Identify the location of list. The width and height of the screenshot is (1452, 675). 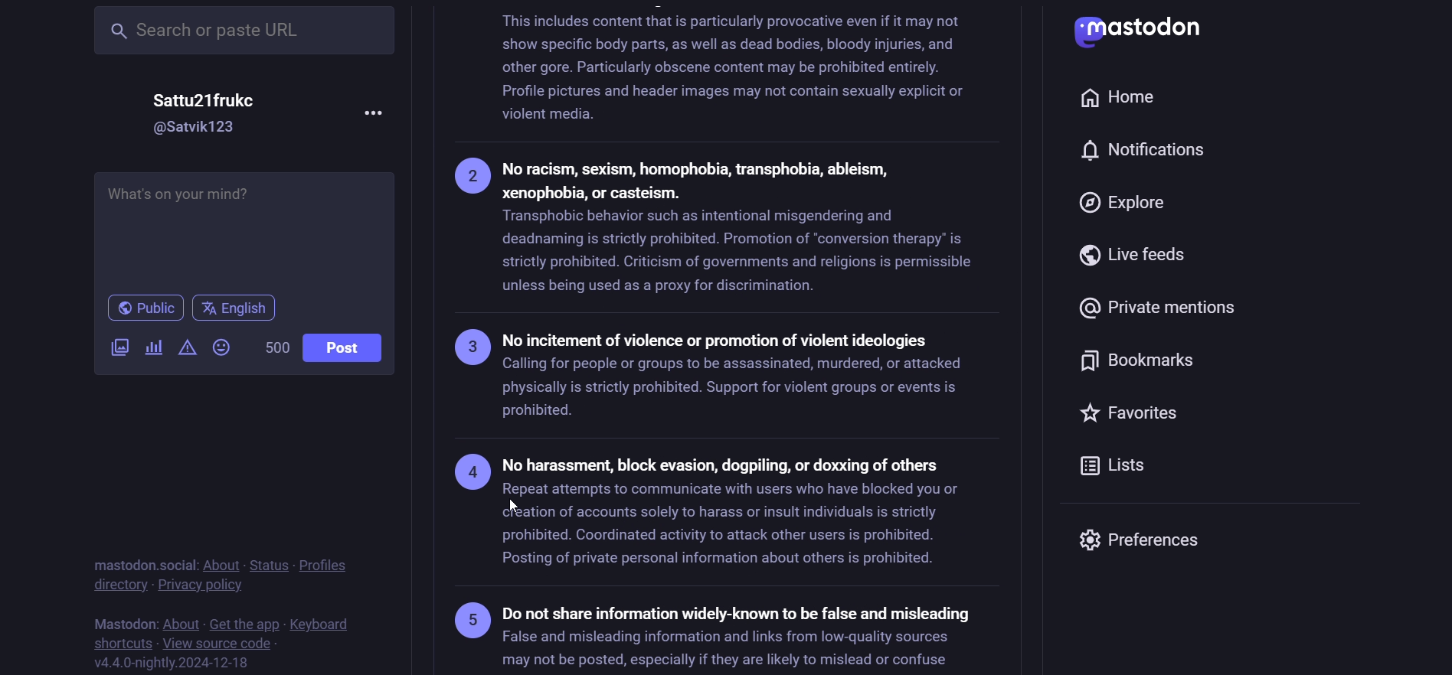
(1125, 470).